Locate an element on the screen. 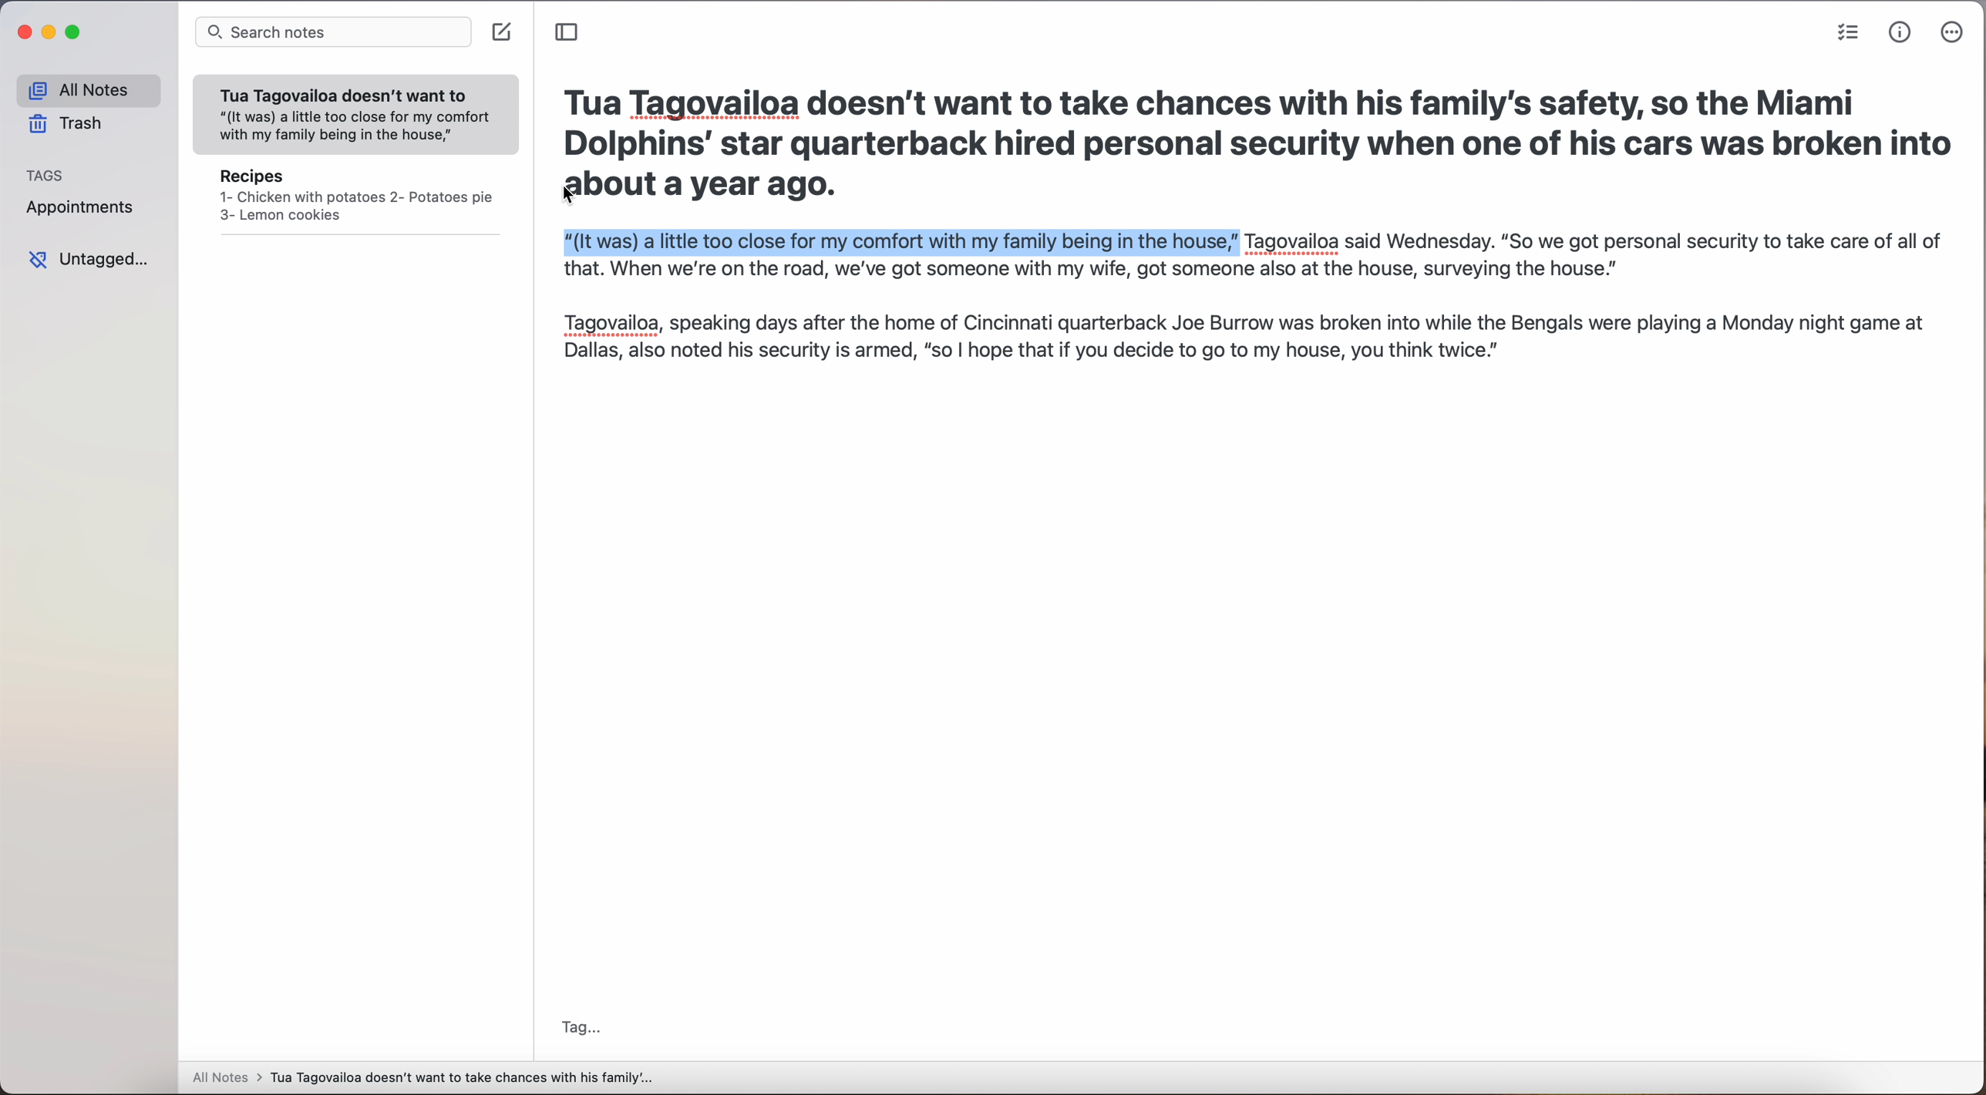  search notes is located at coordinates (332, 33).